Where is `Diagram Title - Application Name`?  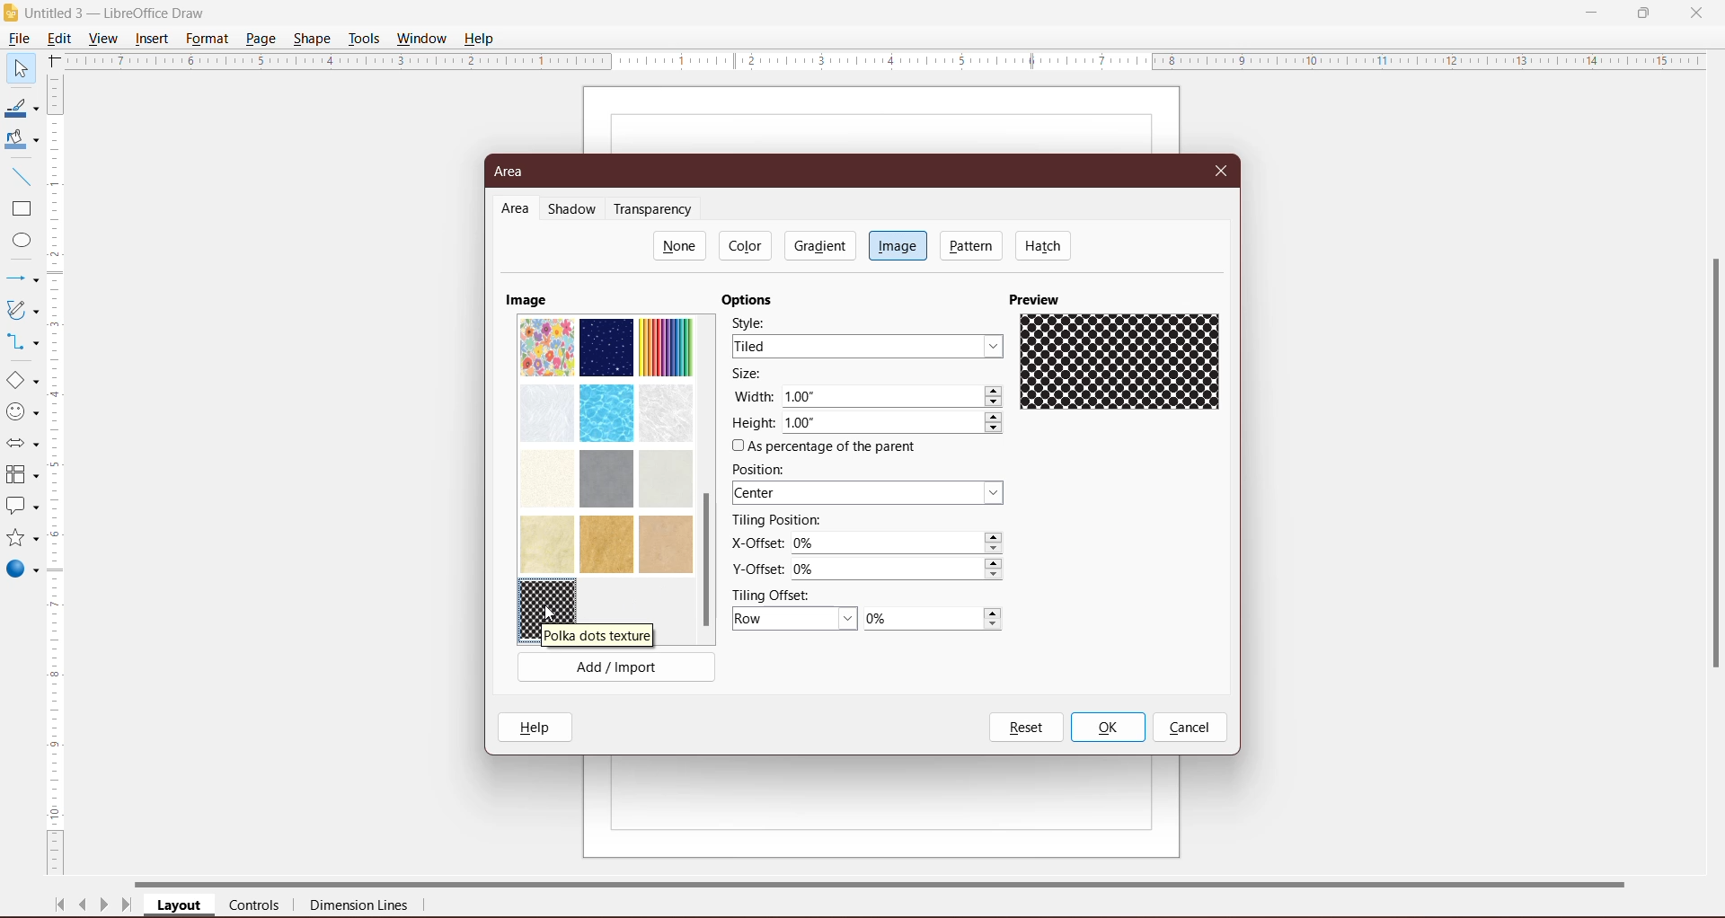 Diagram Title - Application Name is located at coordinates (121, 13).